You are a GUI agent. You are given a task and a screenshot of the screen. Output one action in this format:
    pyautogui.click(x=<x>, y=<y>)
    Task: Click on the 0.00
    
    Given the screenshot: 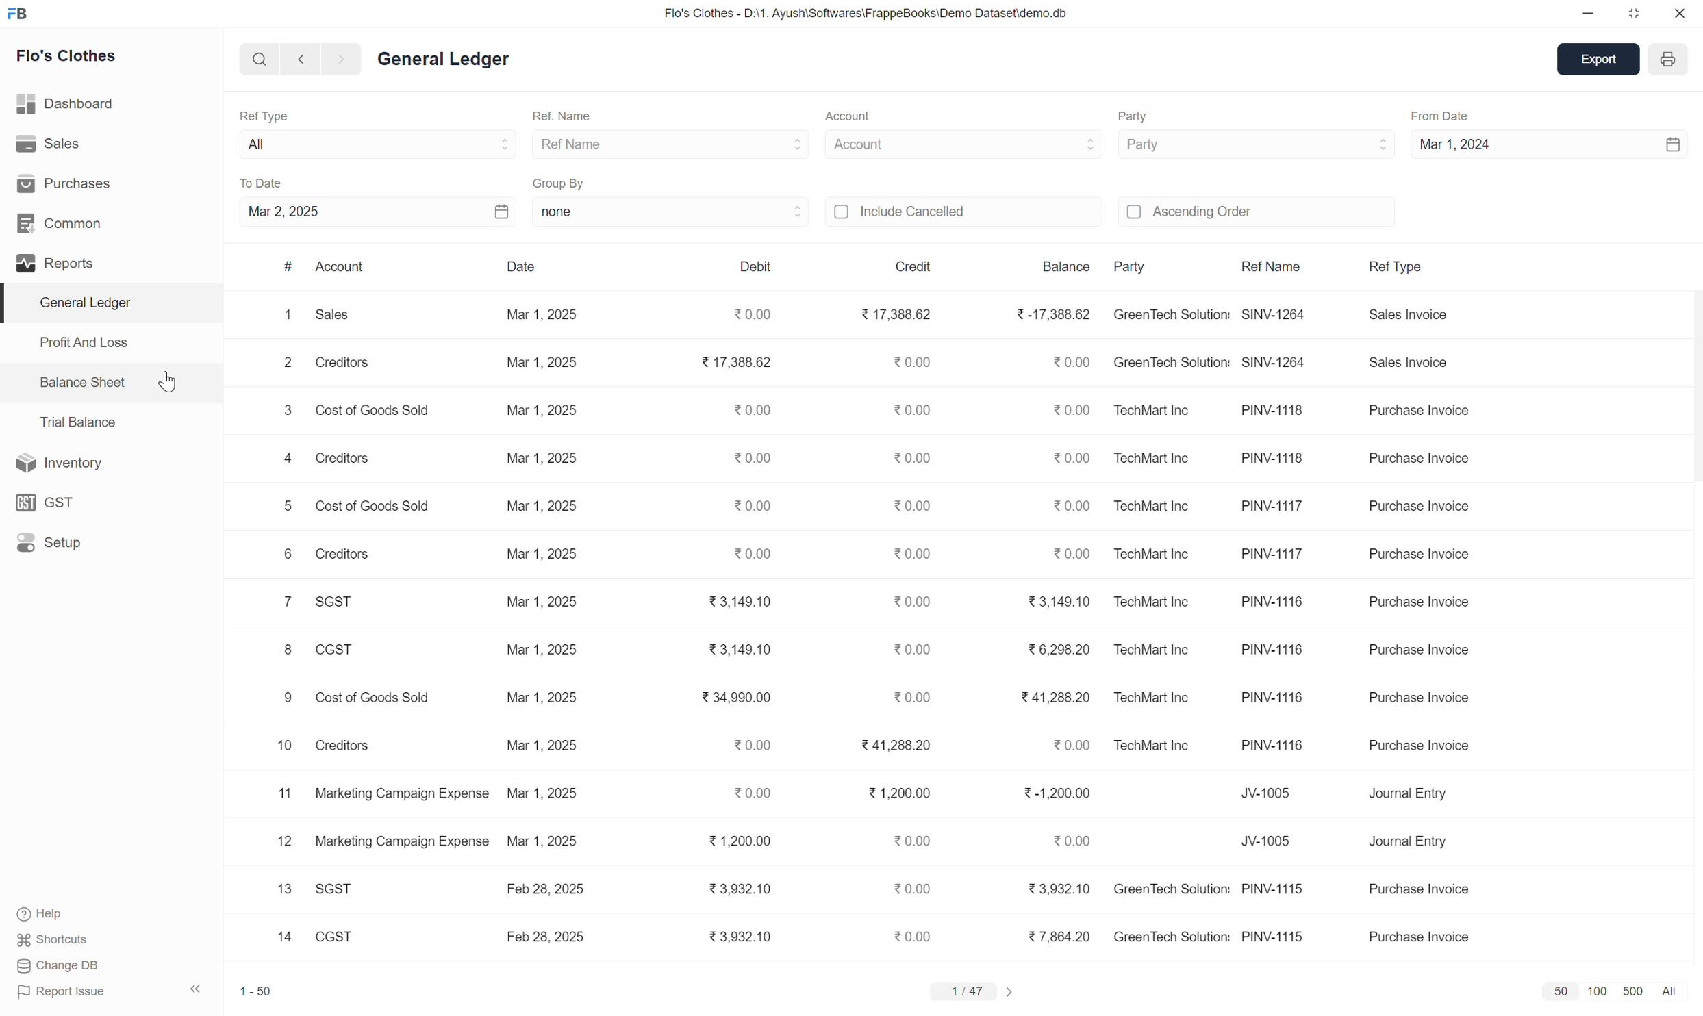 What is the action you would take?
    pyautogui.click(x=753, y=744)
    